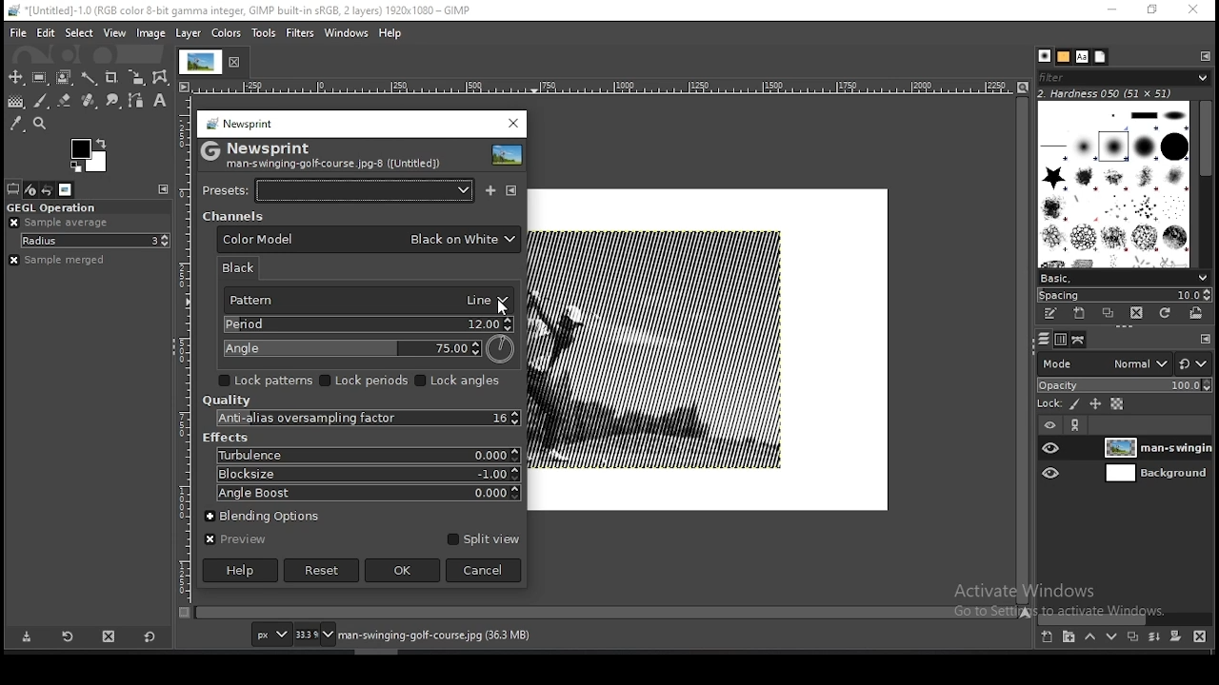 This screenshot has width=1219, height=685. What do you see at coordinates (240, 123) in the screenshot?
I see `news print` at bounding box center [240, 123].